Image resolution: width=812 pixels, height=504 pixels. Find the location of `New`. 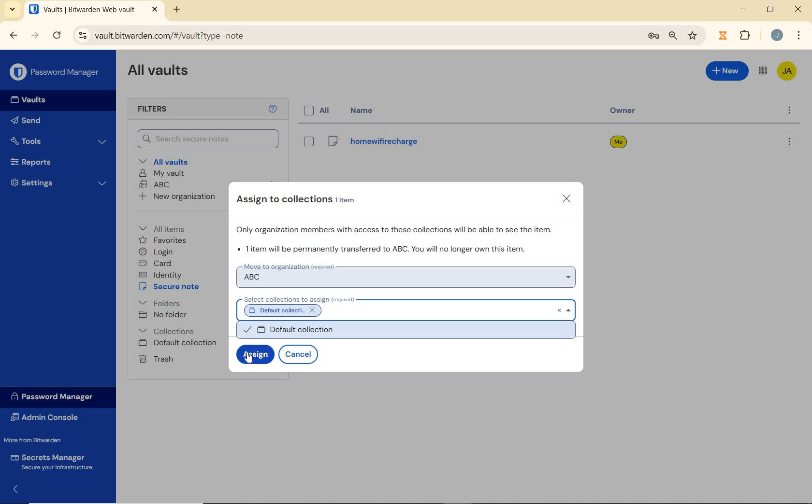

New is located at coordinates (727, 73).